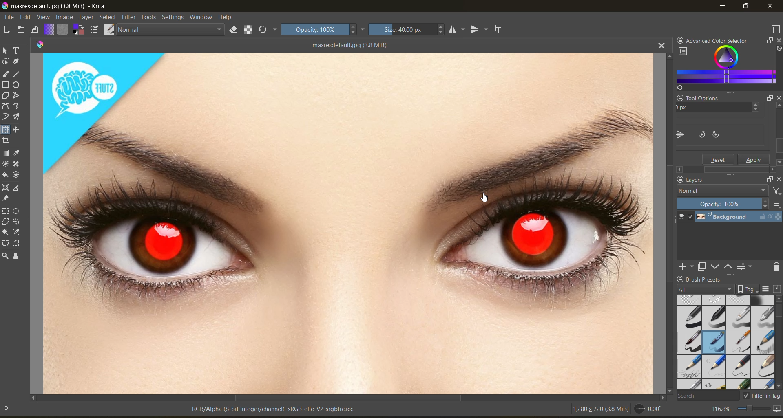  Describe the element at coordinates (16, 212) in the screenshot. I see `tool` at that location.